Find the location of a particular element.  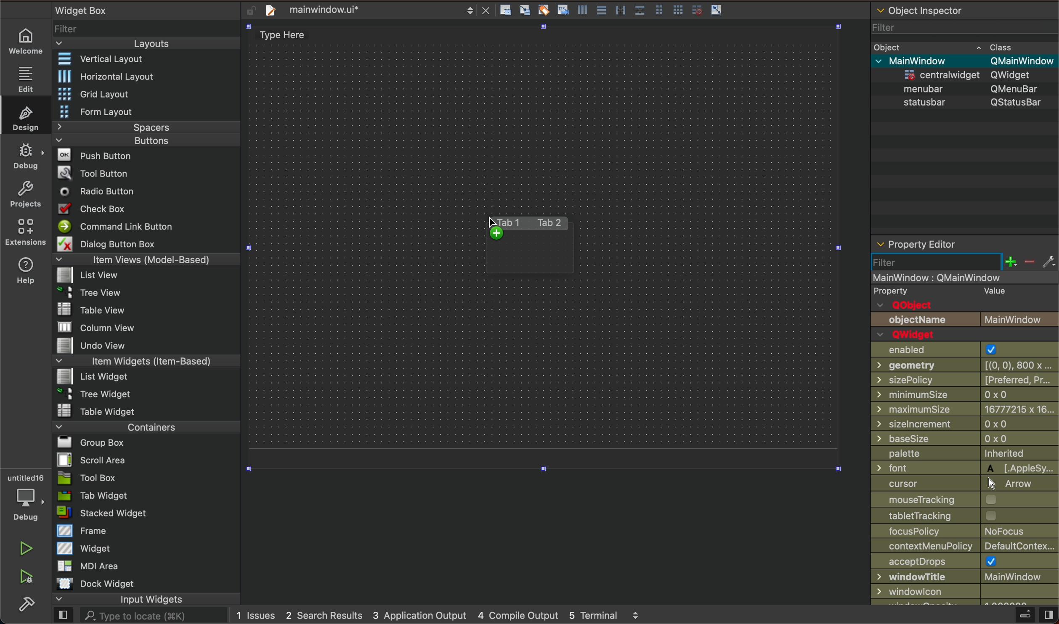

projects is located at coordinates (27, 194).